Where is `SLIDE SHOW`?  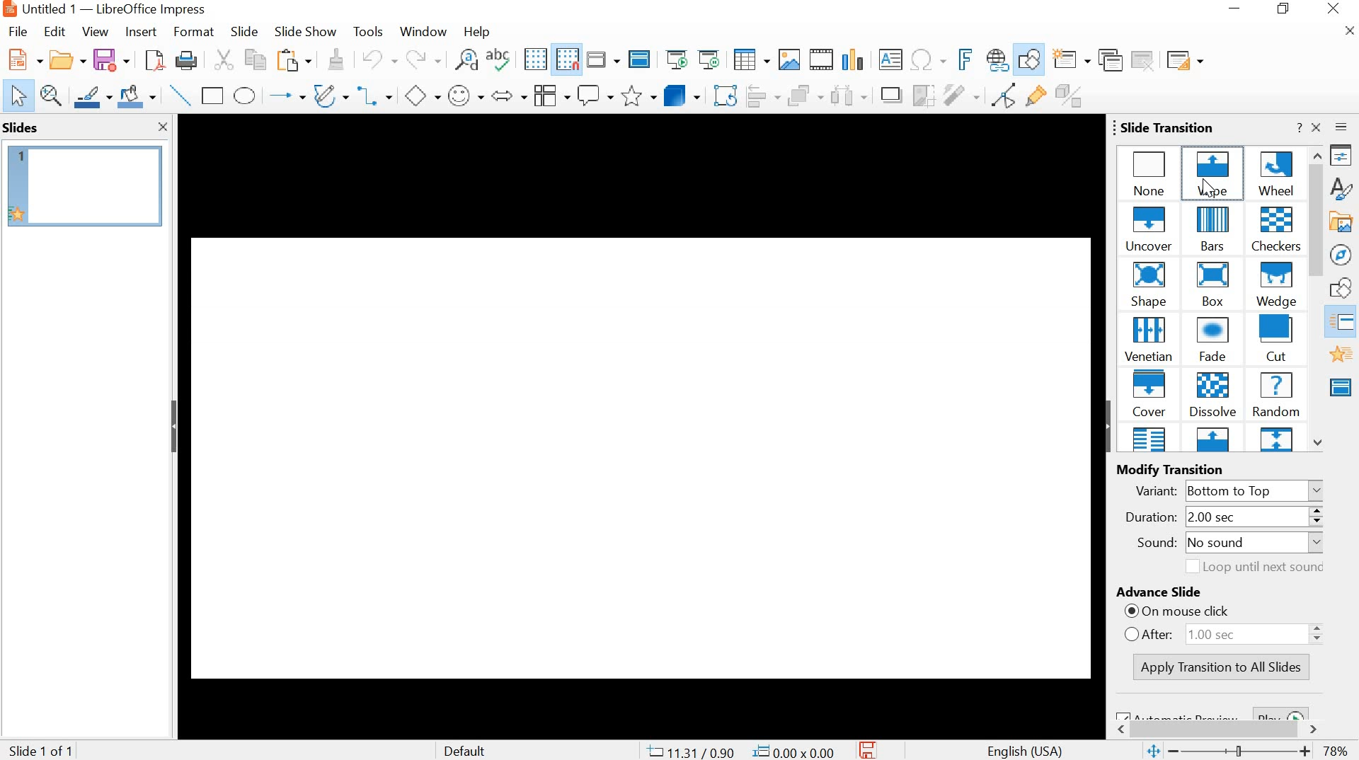
SLIDE SHOW is located at coordinates (305, 33).